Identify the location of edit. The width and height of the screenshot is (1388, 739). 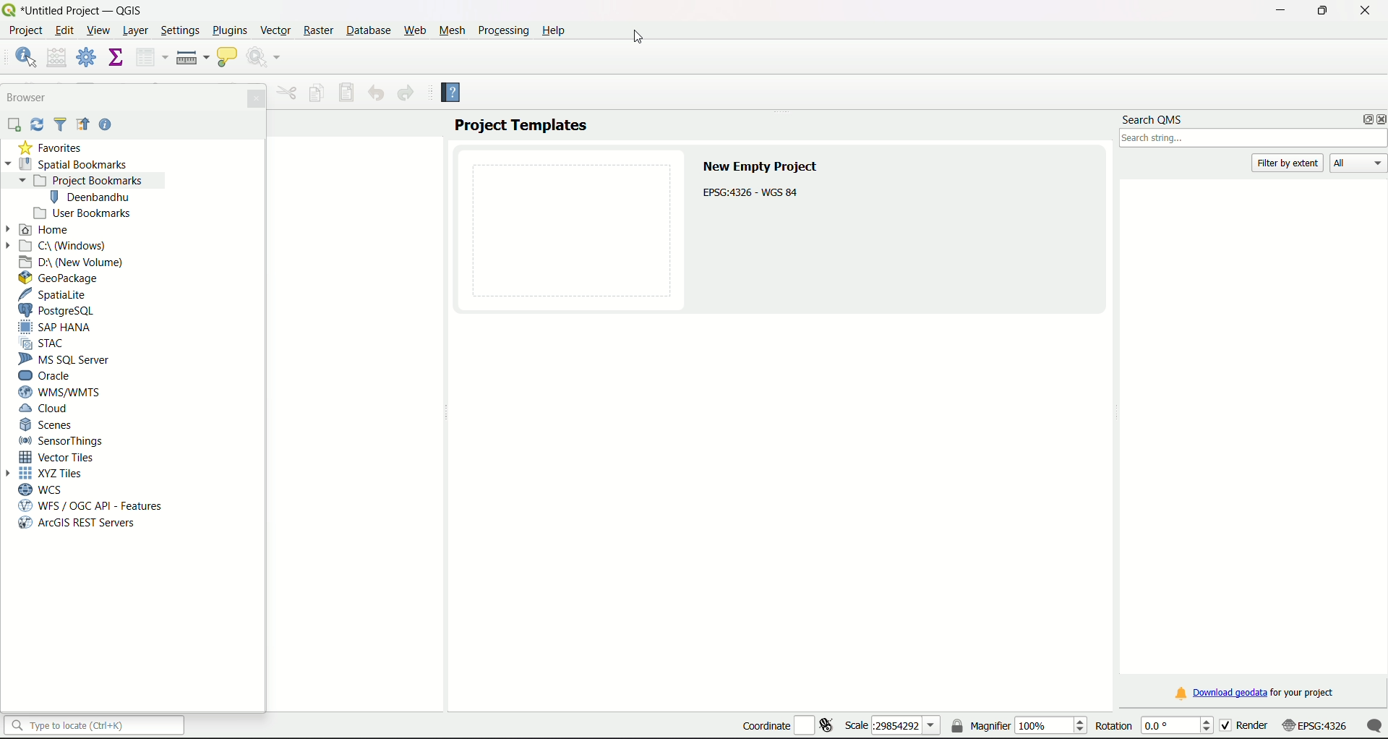
(64, 30).